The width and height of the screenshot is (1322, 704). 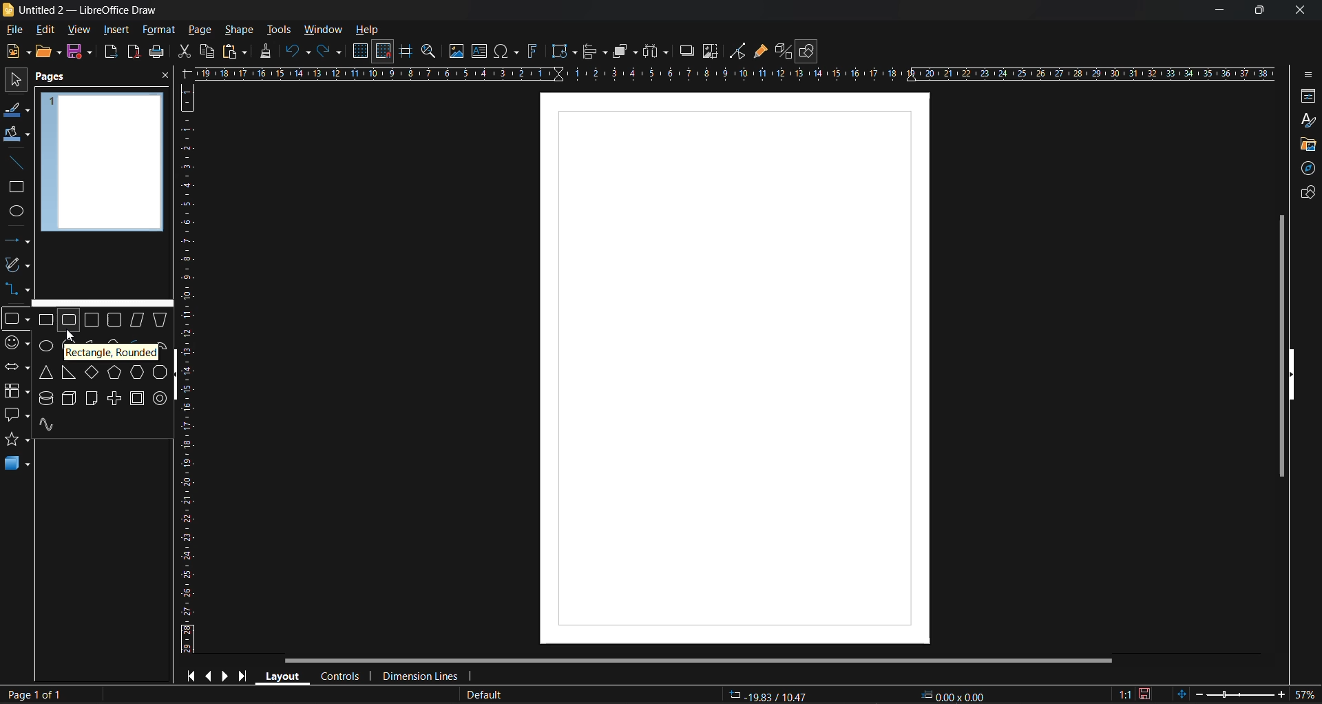 I want to click on hide, so click(x=1292, y=375).